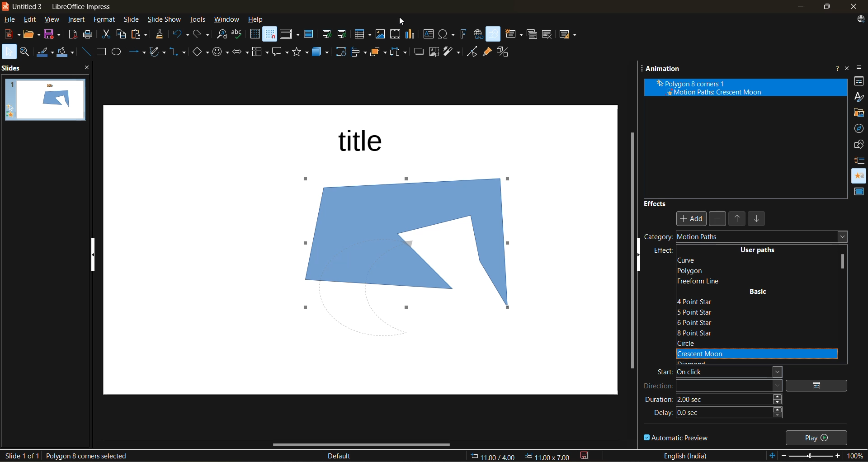 Image resolution: width=868 pixels, height=462 pixels. What do you see at coordinates (103, 20) in the screenshot?
I see `format` at bounding box center [103, 20].